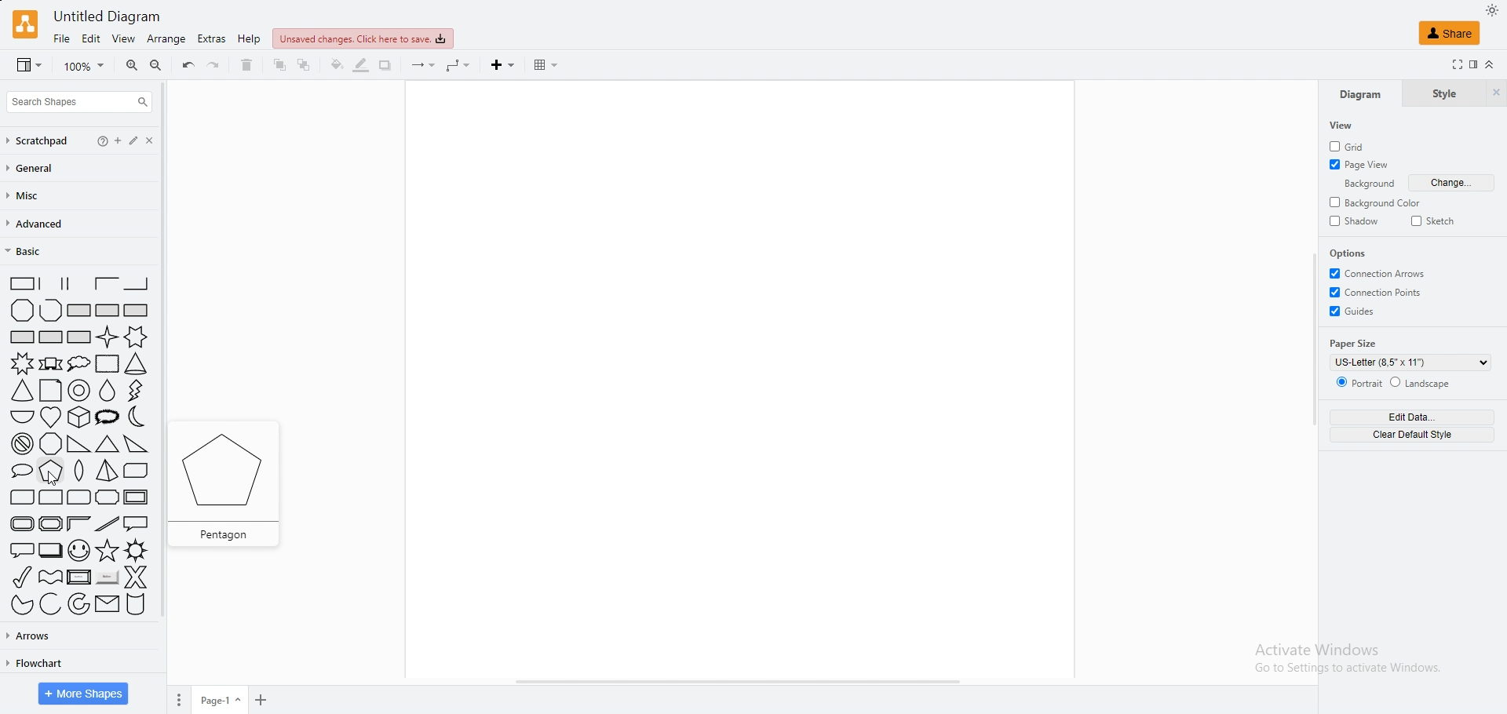 This screenshot has width=1507, height=714. Describe the element at coordinates (247, 65) in the screenshot. I see `delete` at that location.